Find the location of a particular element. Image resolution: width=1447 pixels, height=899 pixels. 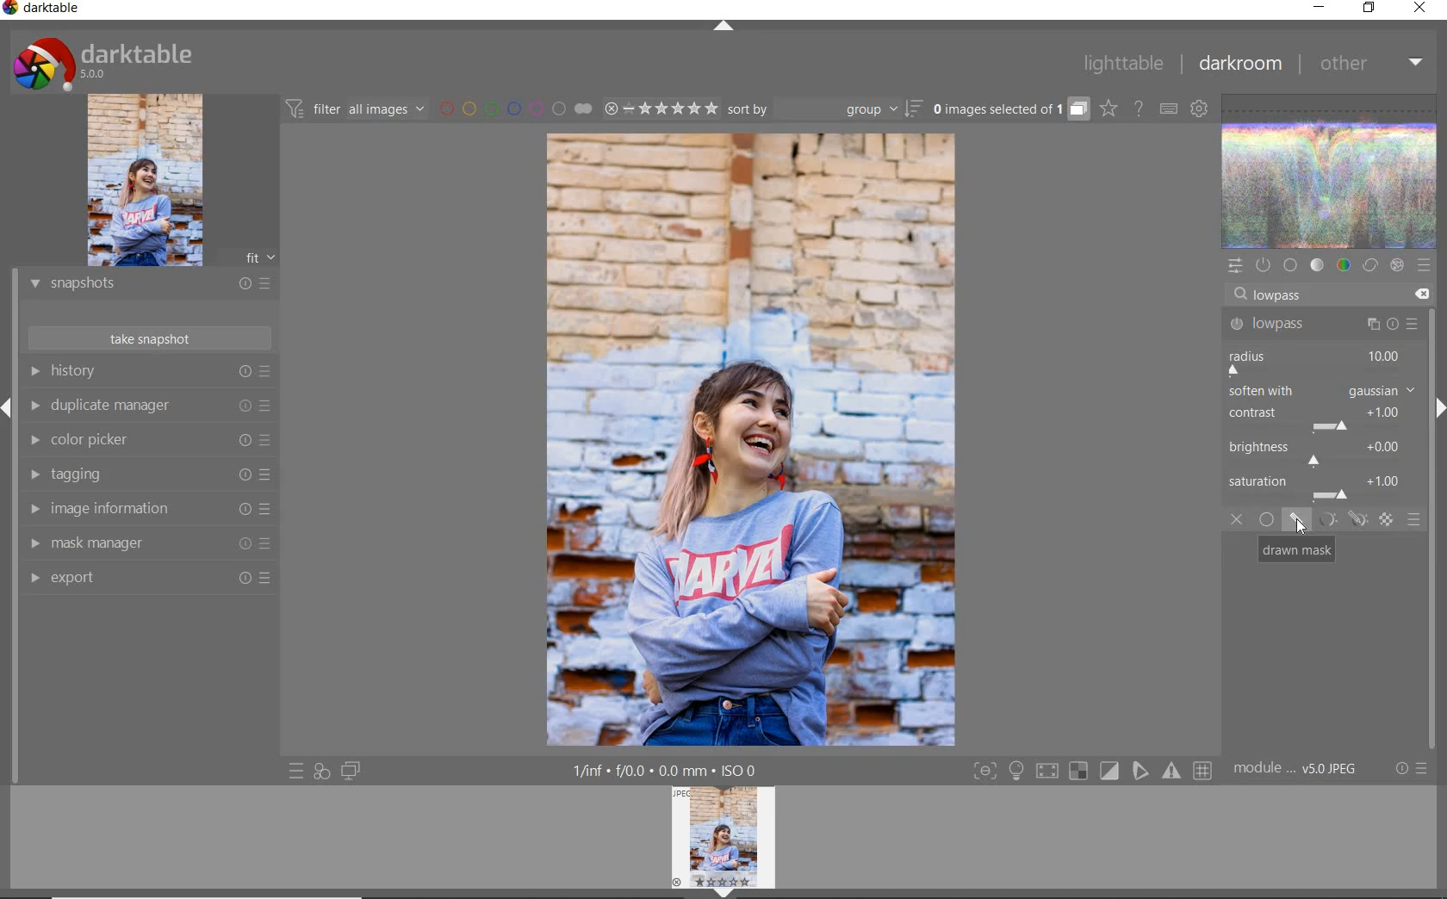

filter images by color labels is located at coordinates (515, 109).